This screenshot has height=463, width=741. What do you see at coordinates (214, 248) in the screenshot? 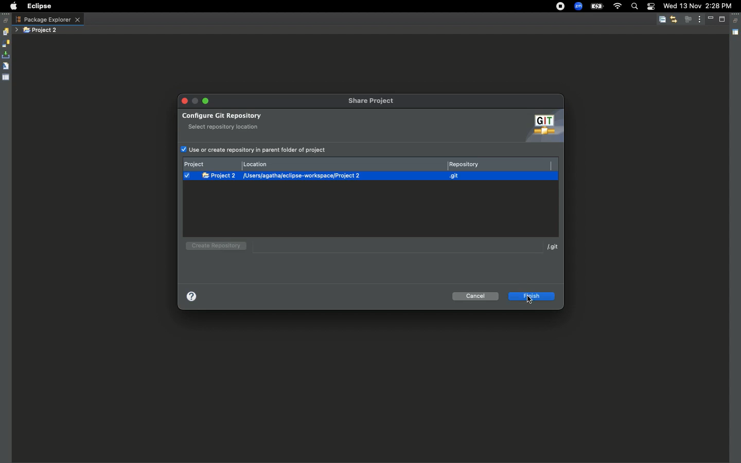
I see `create repository` at bounding box center [214, 248].